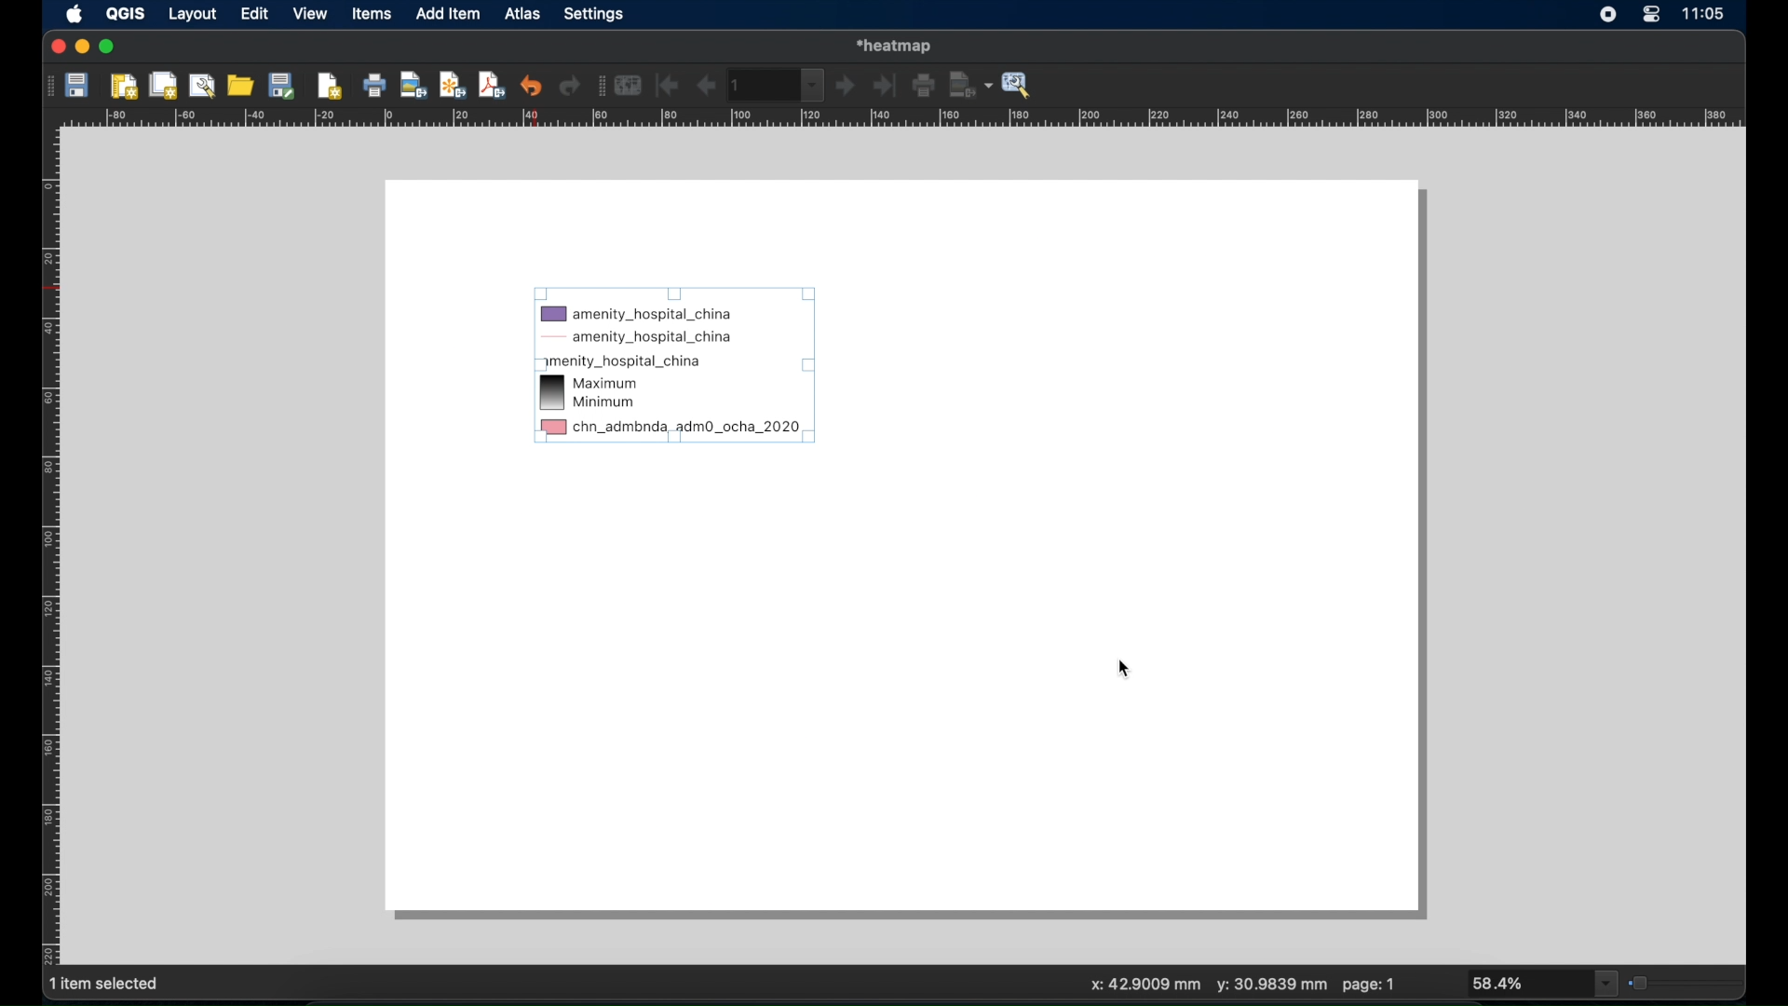  Describe the element at coordinates (1131, 325) in the screenshot. I see `blank layout` at that location.